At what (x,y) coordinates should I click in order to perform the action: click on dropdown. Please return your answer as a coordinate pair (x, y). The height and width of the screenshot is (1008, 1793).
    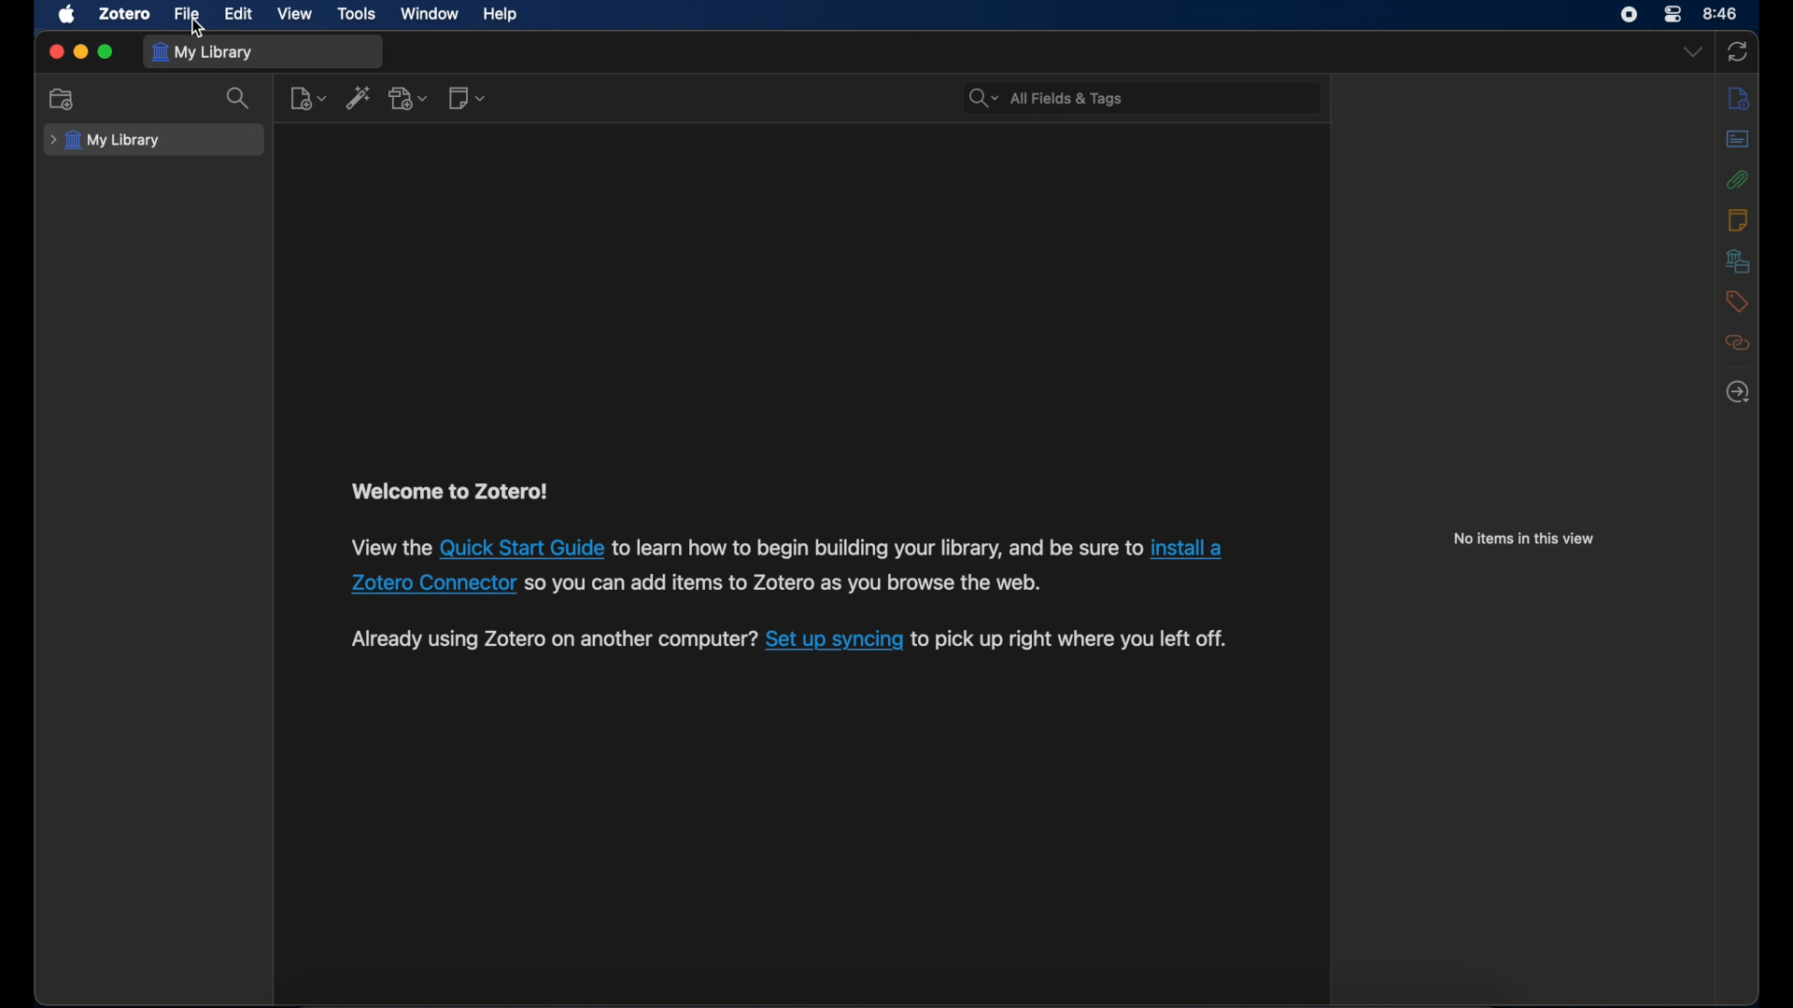
    Looking at the image, I should click on (1693, 52).